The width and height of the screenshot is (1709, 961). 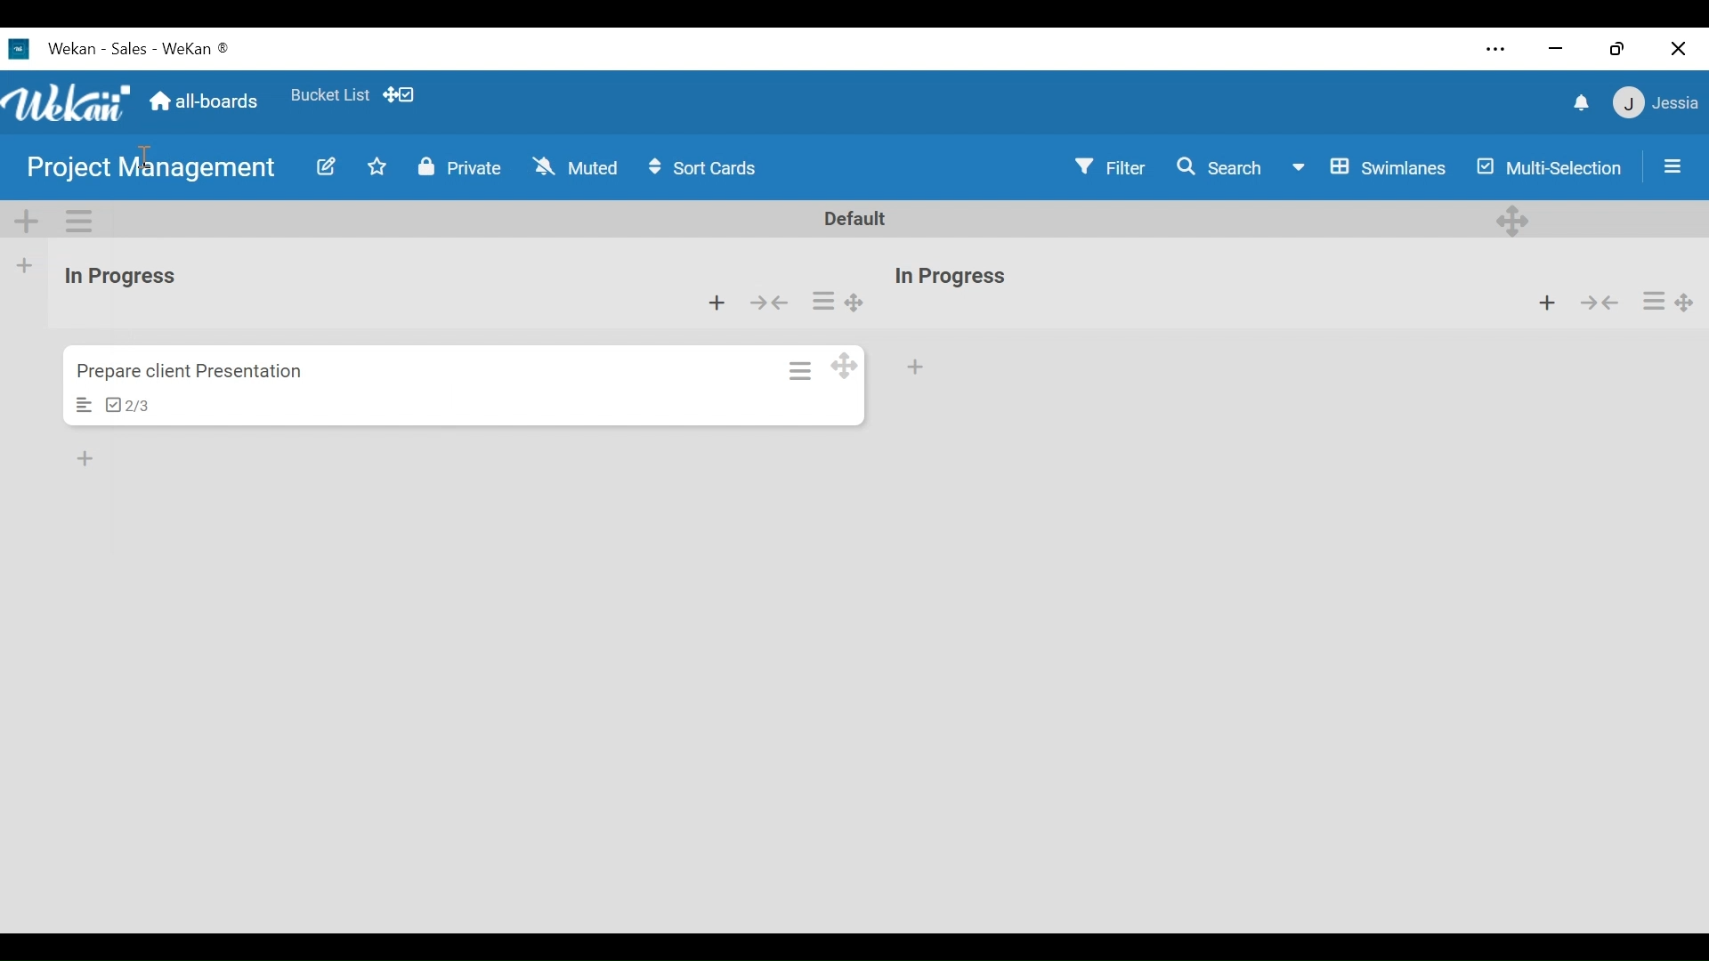 I want to click on Wekan, so click(x=95, y=47).